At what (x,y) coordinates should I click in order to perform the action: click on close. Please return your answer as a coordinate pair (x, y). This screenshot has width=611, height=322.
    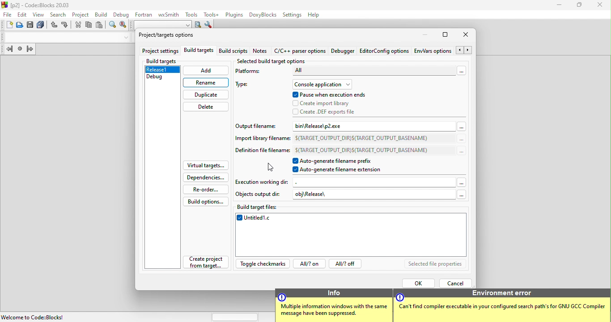
    Looking at the image, I should click on (599, 5).